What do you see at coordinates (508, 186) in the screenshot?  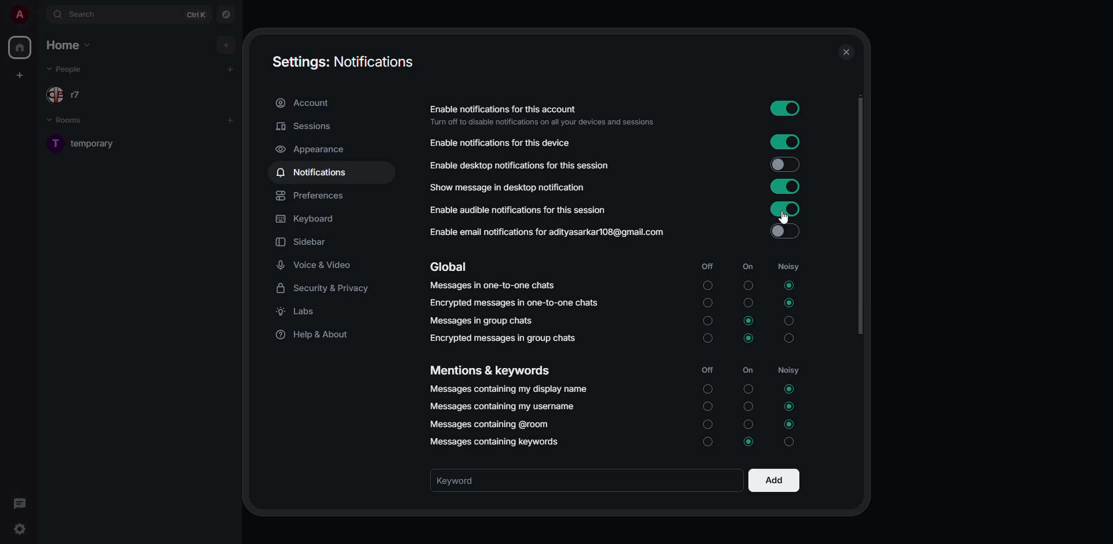 I see `show message in desktop notification` at bounding box center [508, 186].